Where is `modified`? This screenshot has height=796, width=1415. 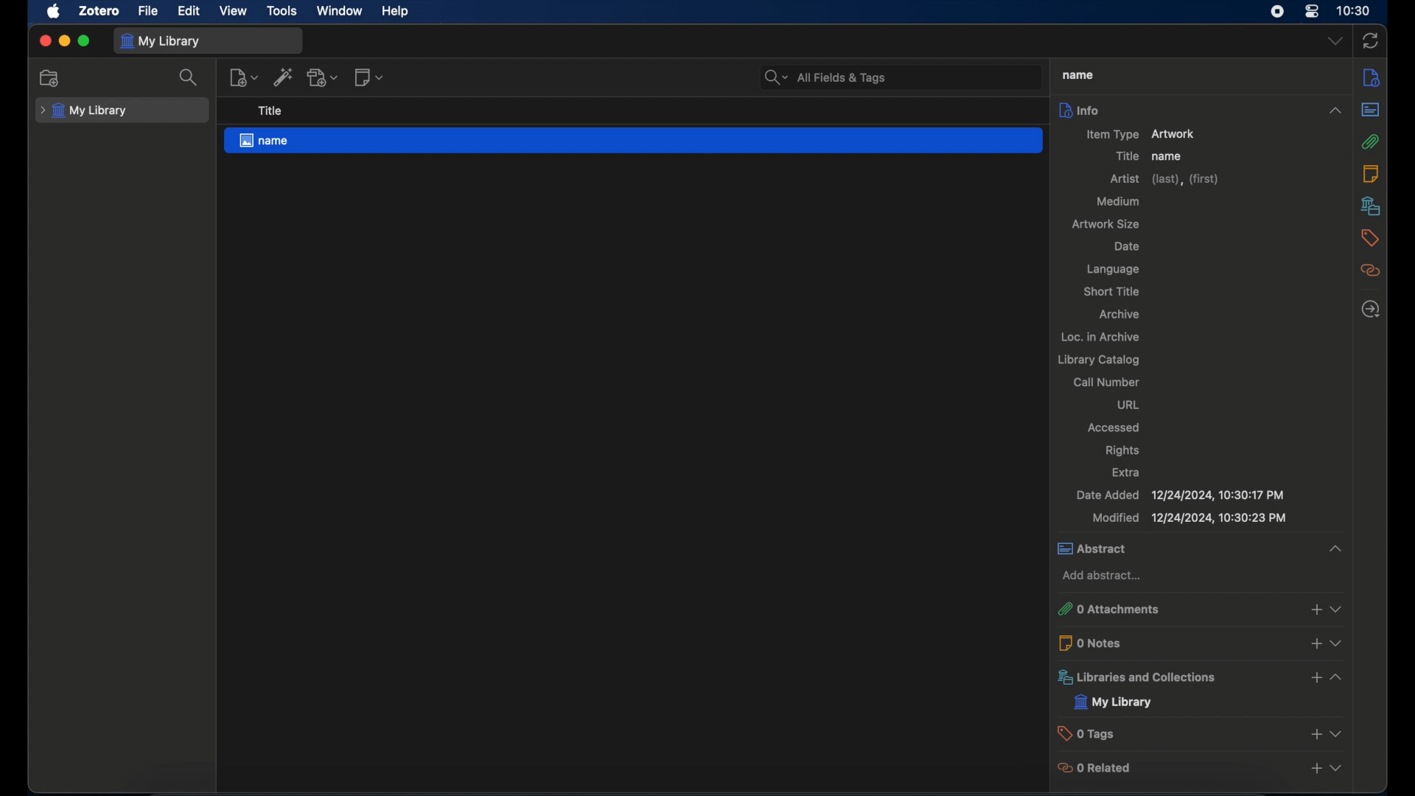 modified is located at coordinates (1189, 519).